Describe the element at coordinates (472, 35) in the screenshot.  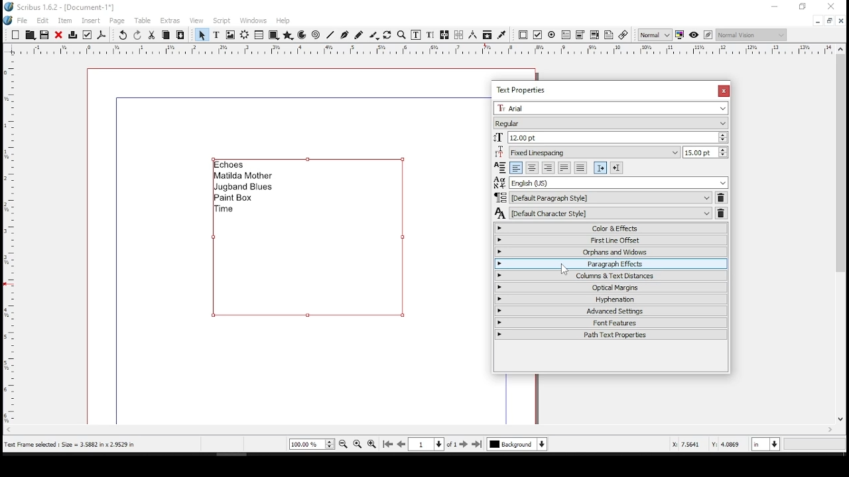
I see `measurements` at that location.